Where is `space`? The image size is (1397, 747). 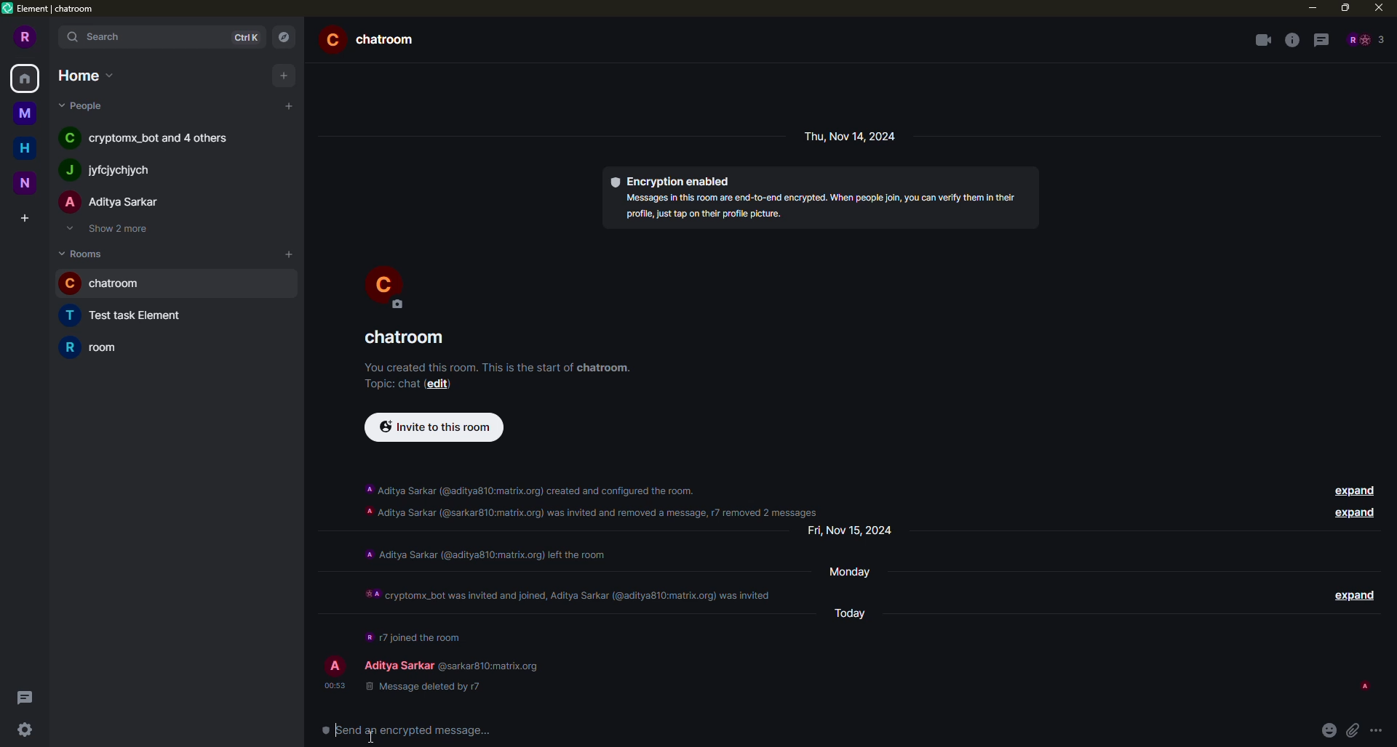 space is located at coordinates (23, 110).